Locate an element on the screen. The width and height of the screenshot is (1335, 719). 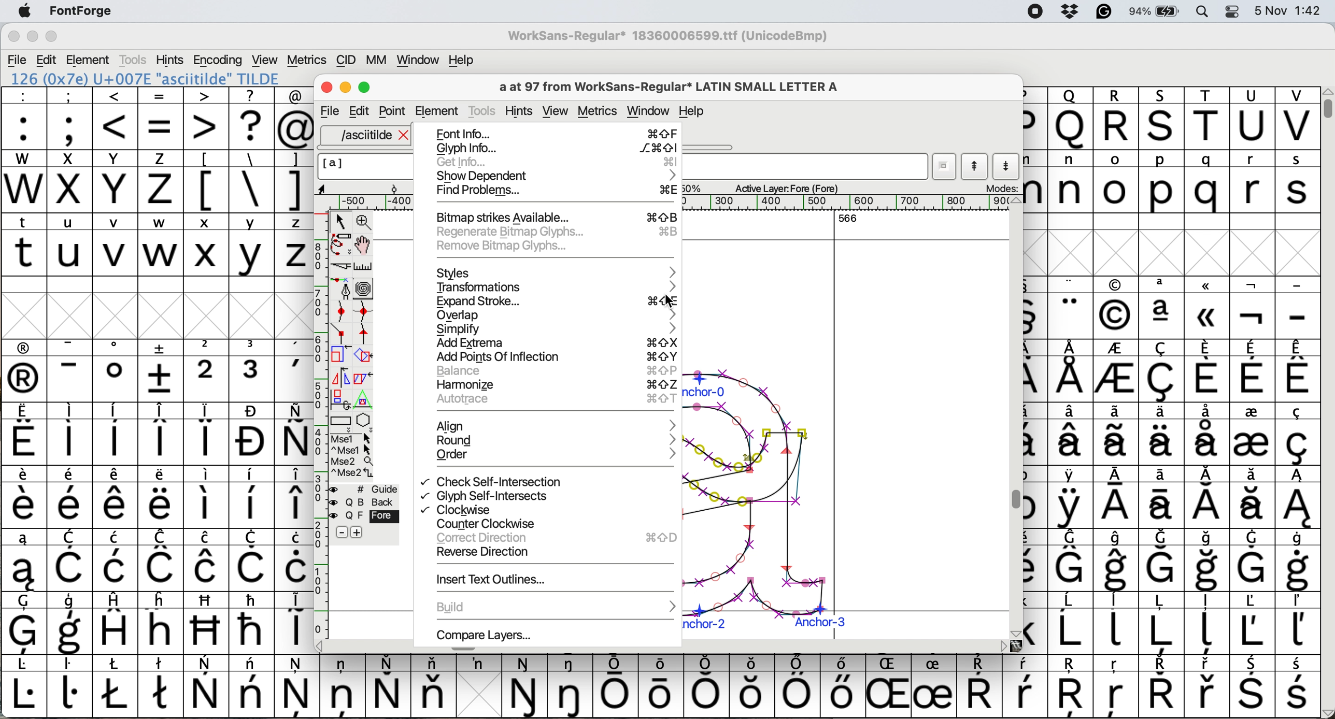
@ is located at coordinates (295, 119).